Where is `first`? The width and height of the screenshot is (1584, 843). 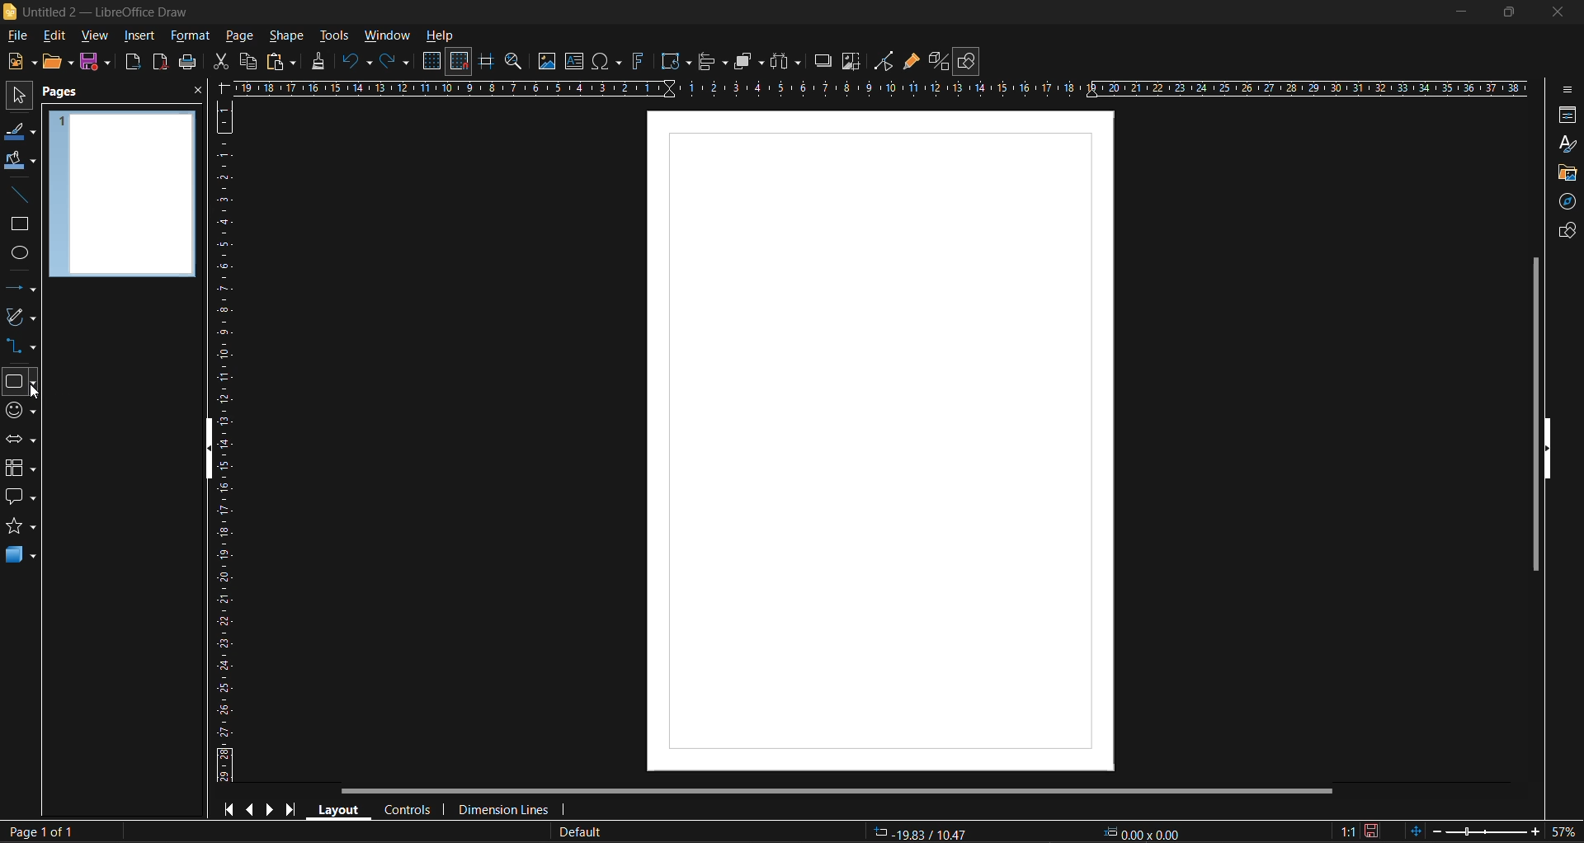 first is located at coordinates (227, 808).